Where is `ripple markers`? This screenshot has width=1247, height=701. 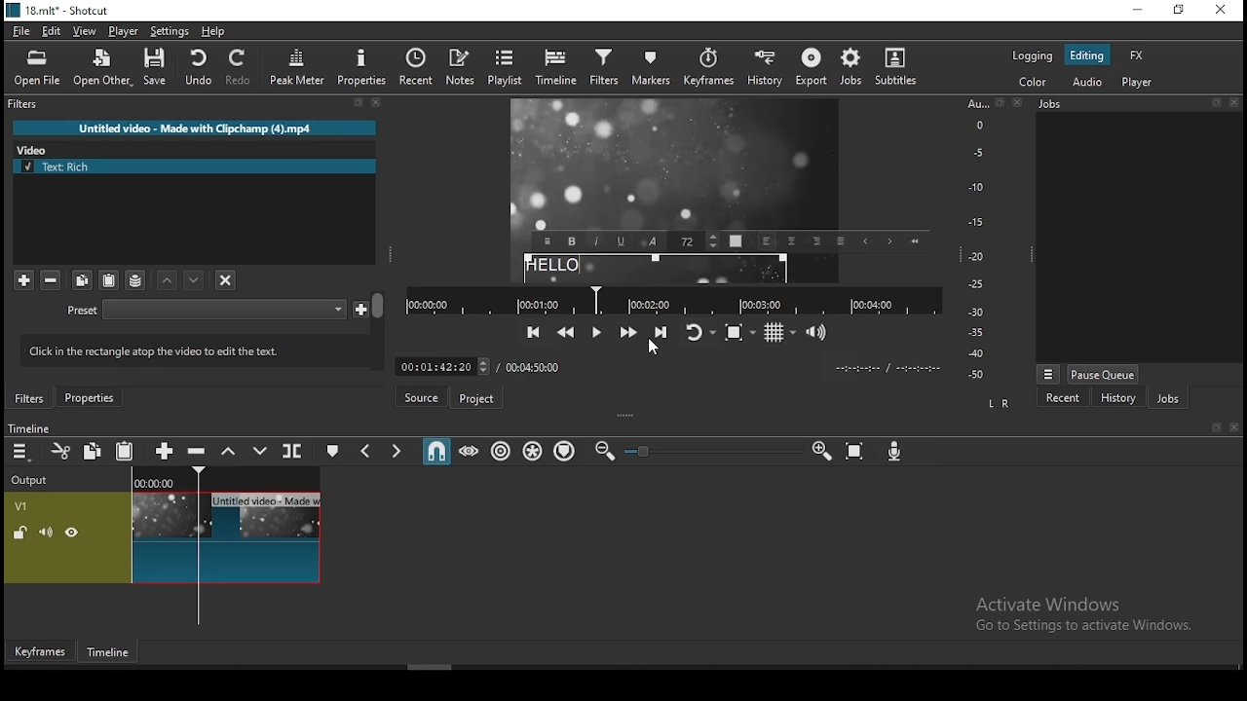 ripple markers is located at coordinates (567, 452).